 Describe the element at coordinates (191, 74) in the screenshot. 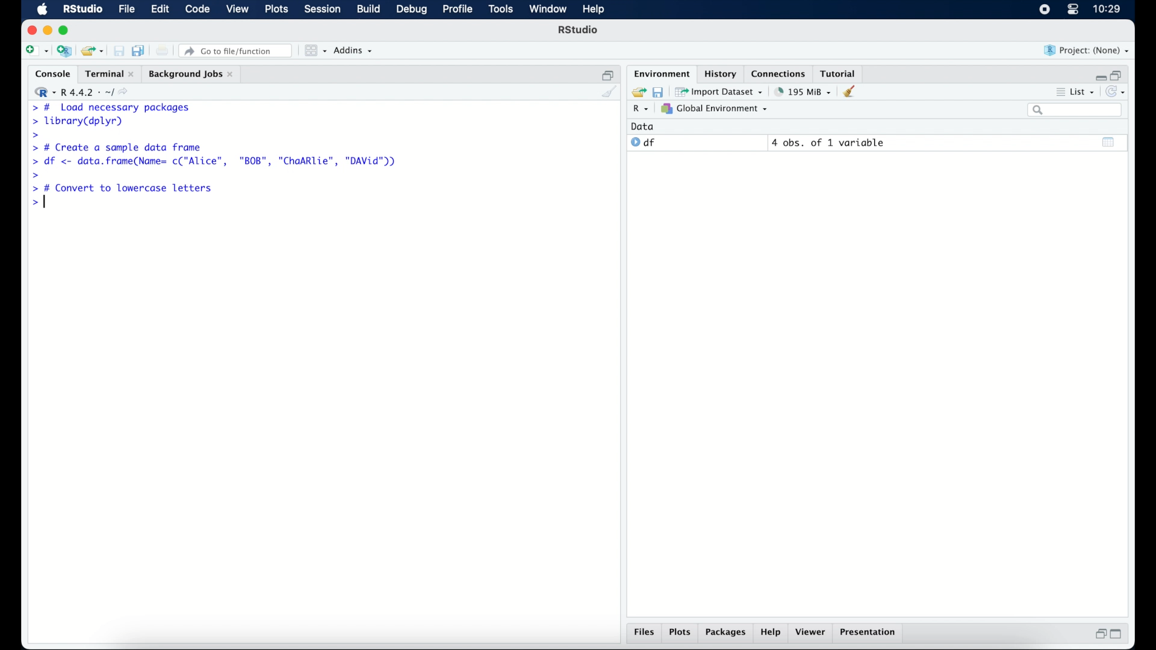

I see `background jobs` at that location.